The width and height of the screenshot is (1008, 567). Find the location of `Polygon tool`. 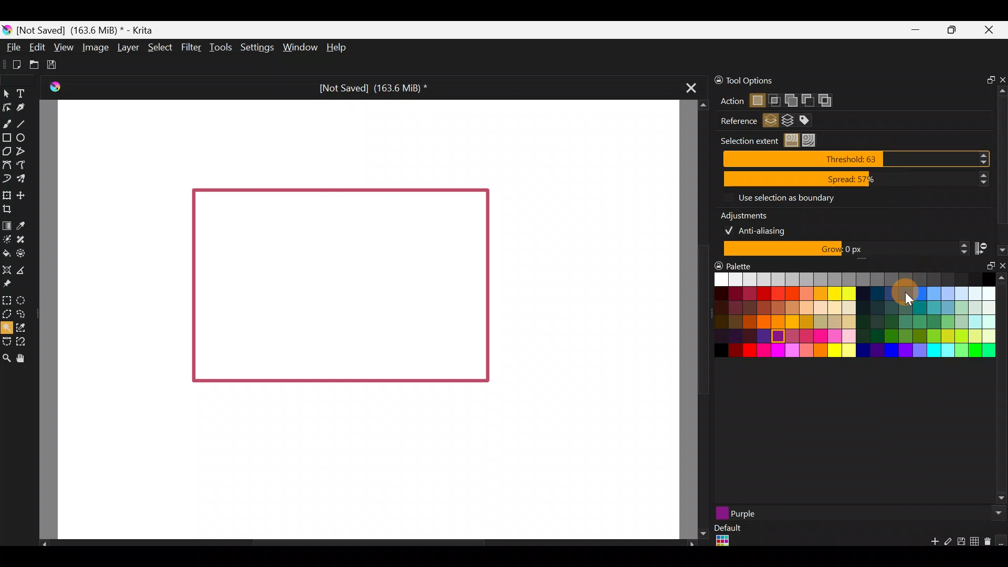

Polygon tool is located at coordinates (7, 151).